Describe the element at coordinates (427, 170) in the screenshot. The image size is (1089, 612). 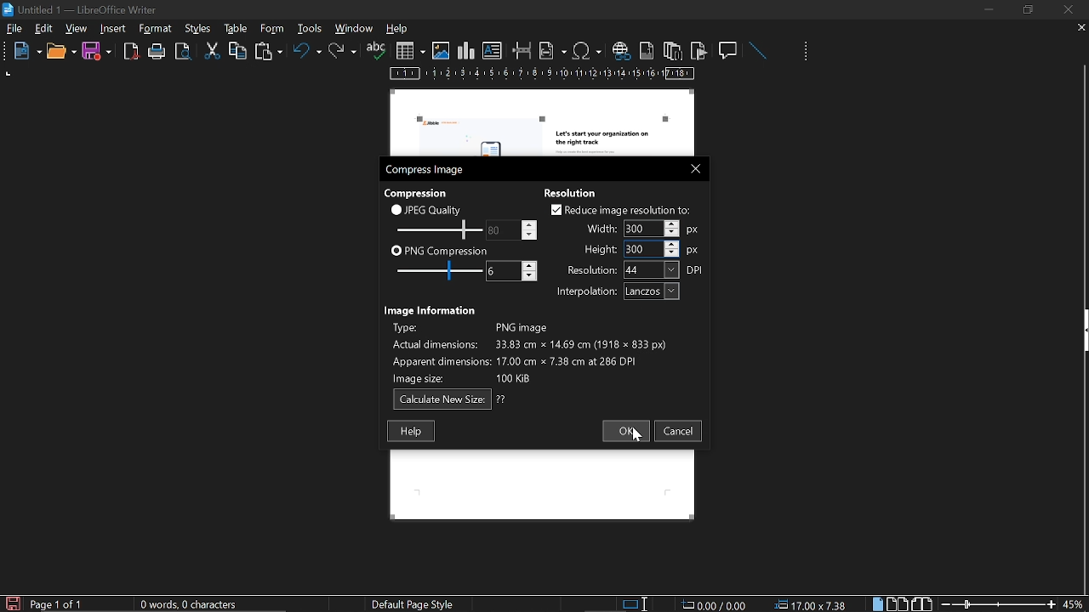
I see `compress image` at that location.